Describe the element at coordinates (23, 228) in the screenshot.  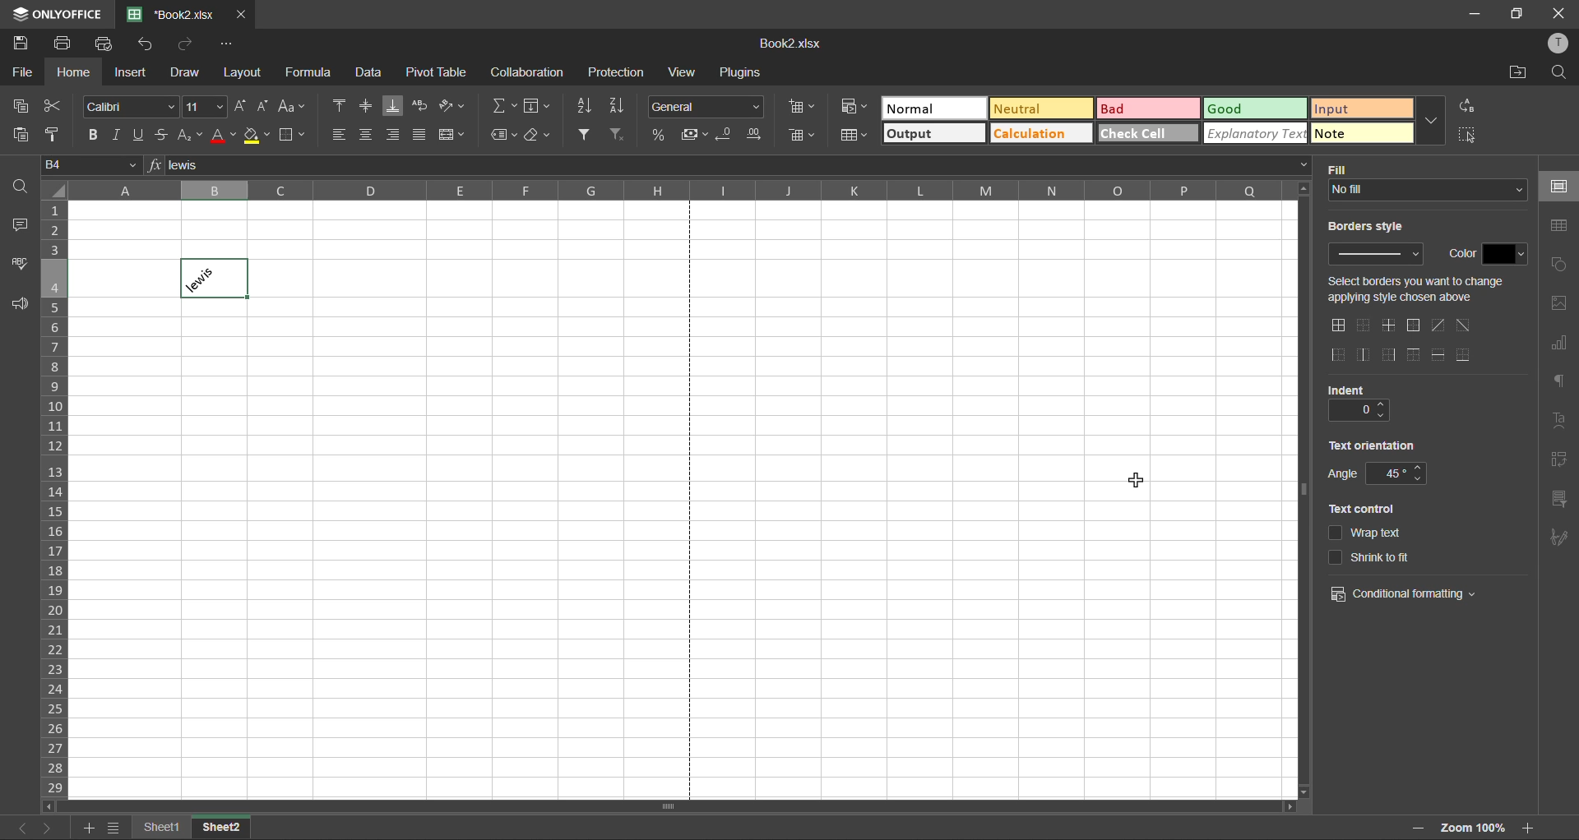
I see `comments` at that location.